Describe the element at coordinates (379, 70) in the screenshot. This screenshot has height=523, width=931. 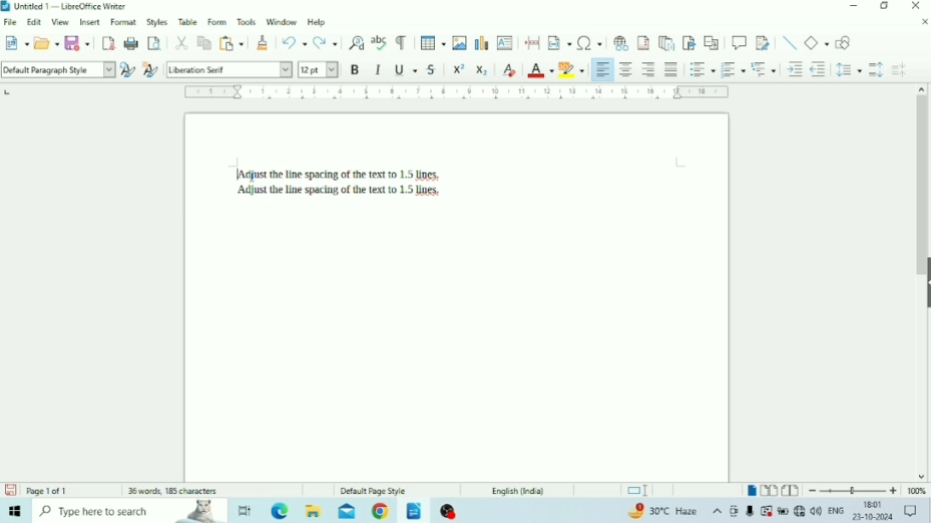
I see `Italic` at that location.